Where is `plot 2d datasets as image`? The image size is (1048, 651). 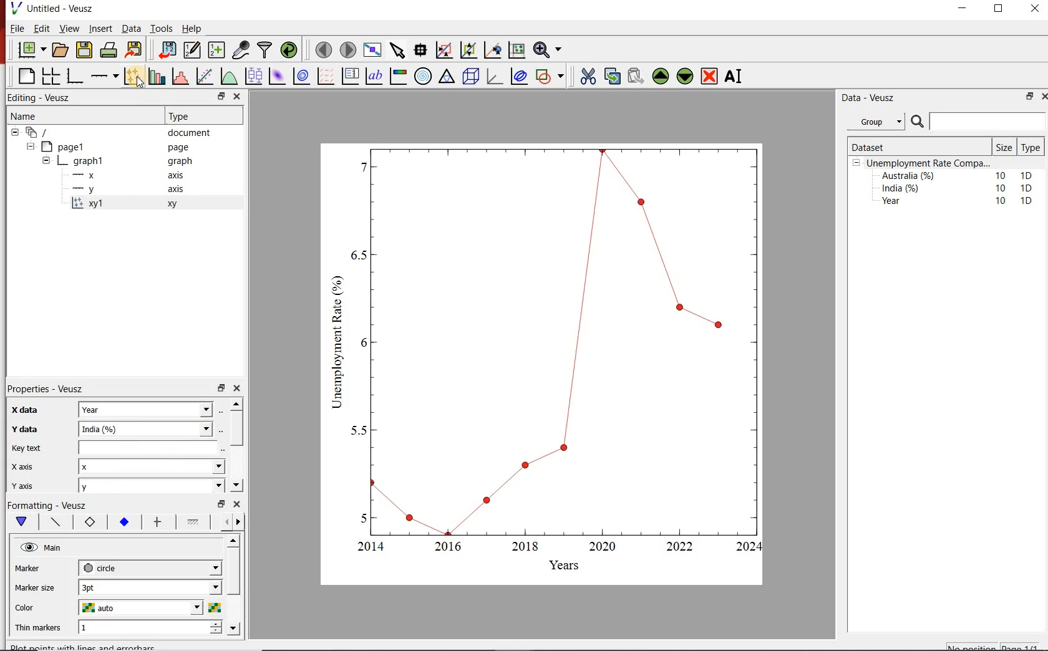 plot 2d datasets as image is located at coordinates (277, 76).